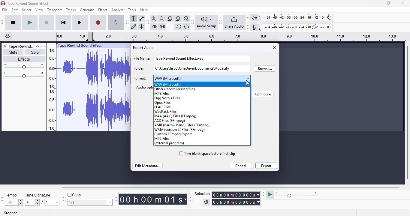 The width and height of the screenshot is (410, 216). I want to click on MP3 Files, so click(162, 94).